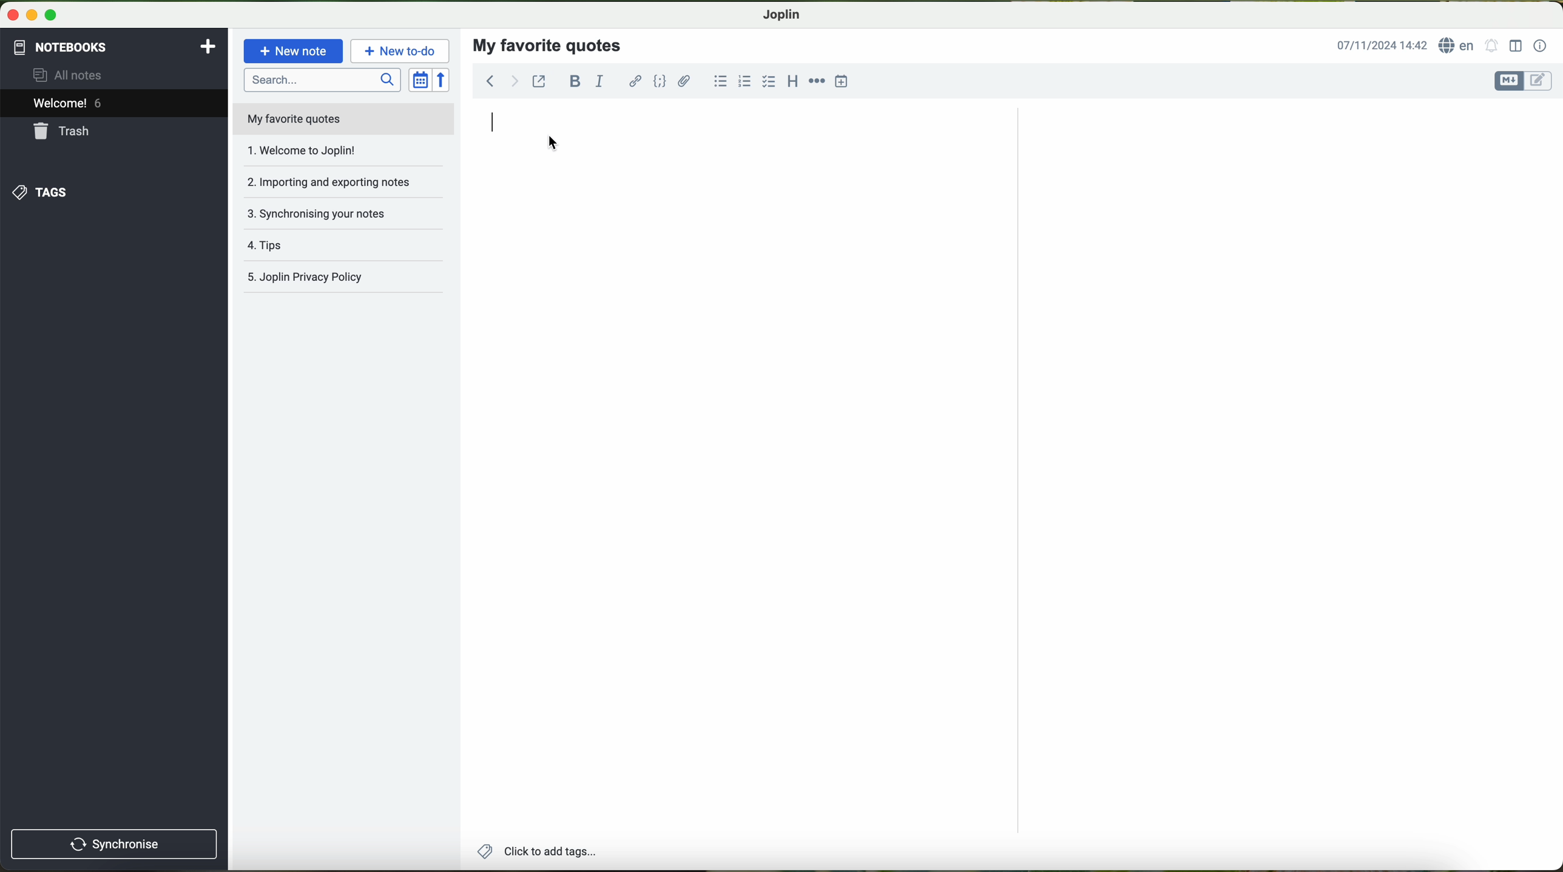  What do you see at coordinates (320, 79) in the screenshot?
I see `search bar` at bounding box center [320, 79].